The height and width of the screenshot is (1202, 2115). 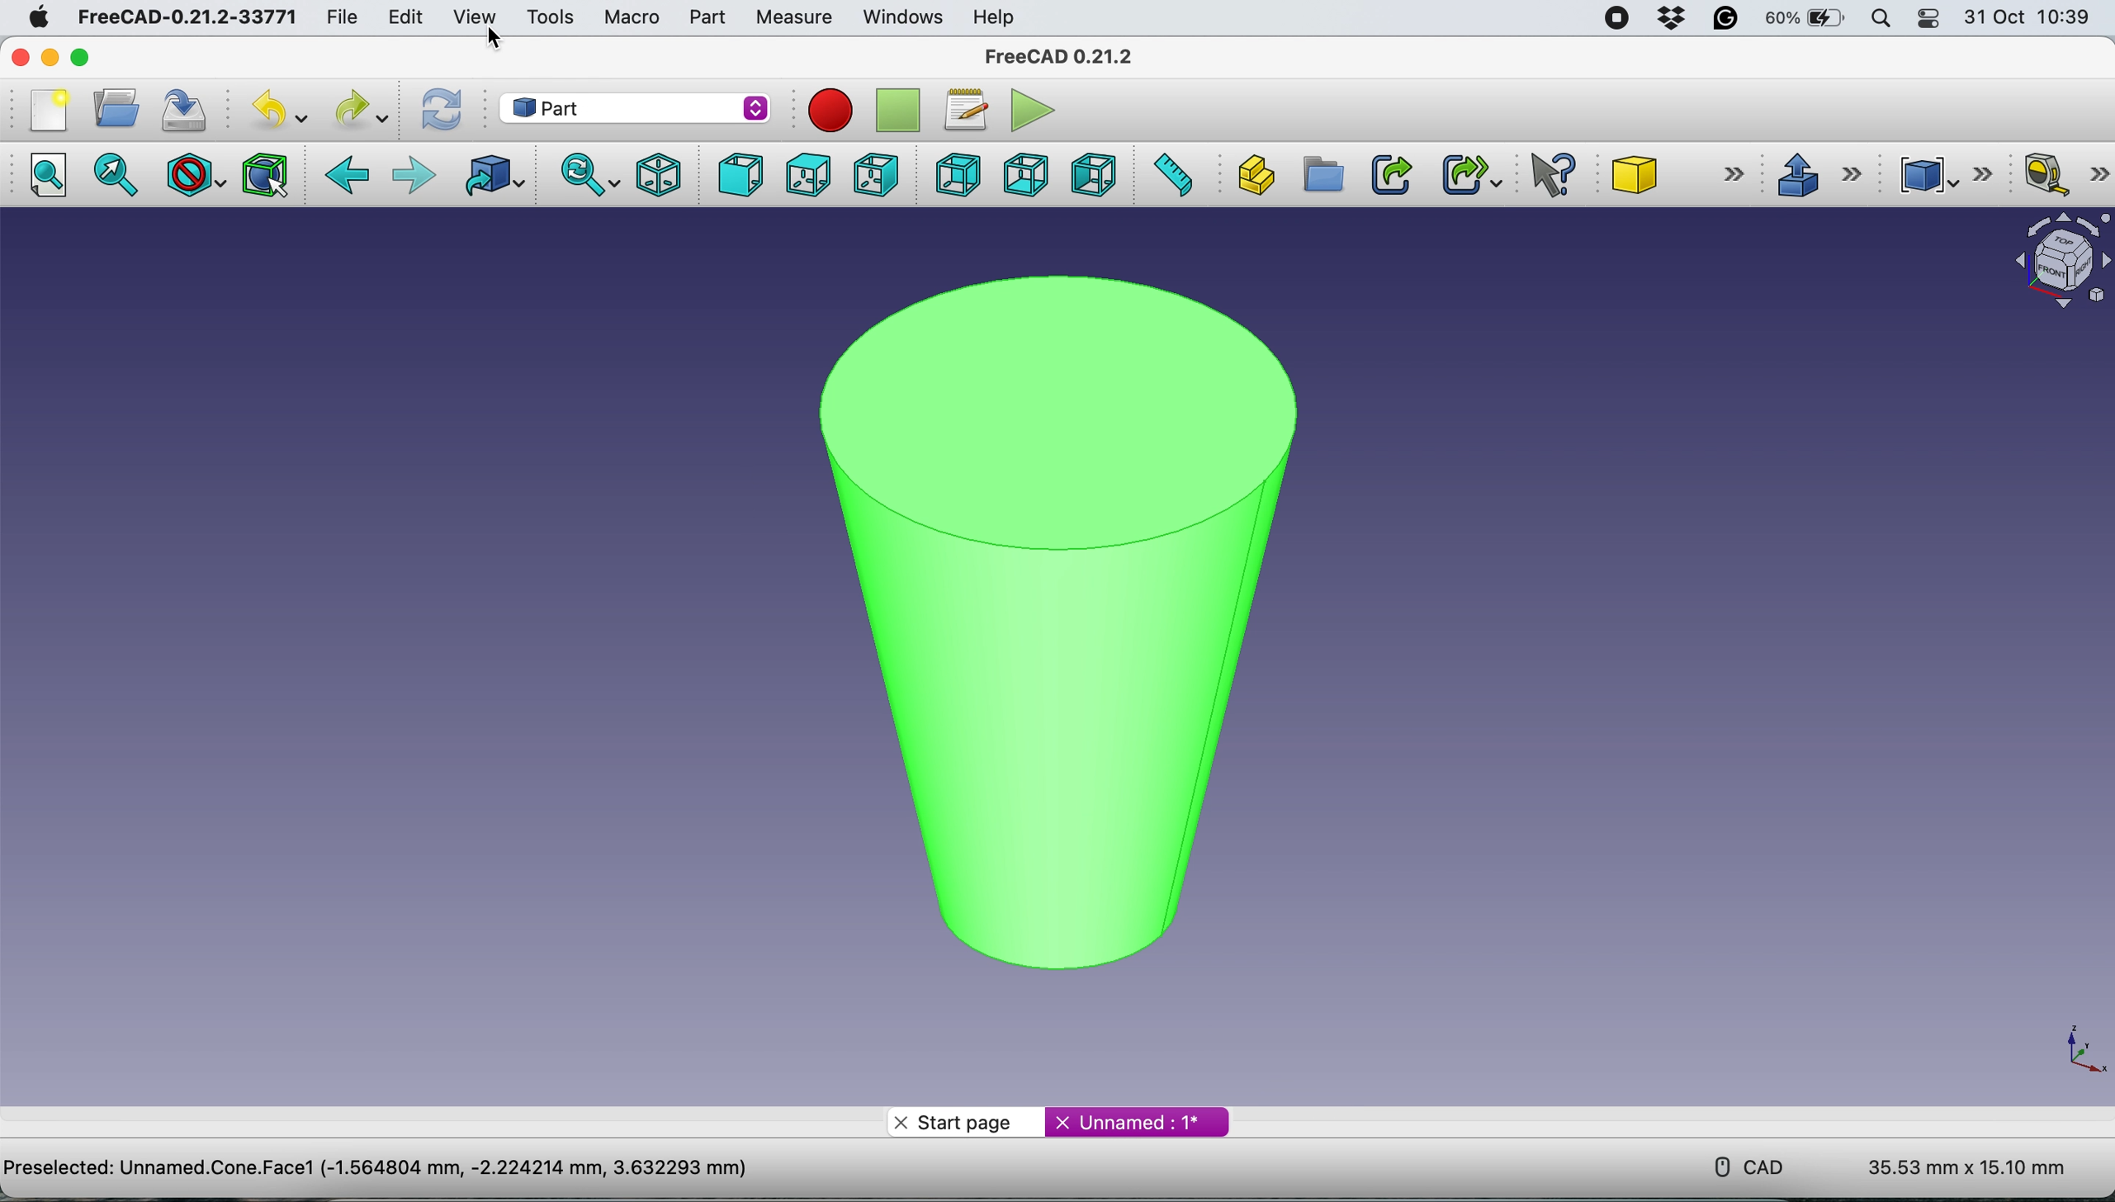 I want to click on extrude, so click(x=1818, y=174).